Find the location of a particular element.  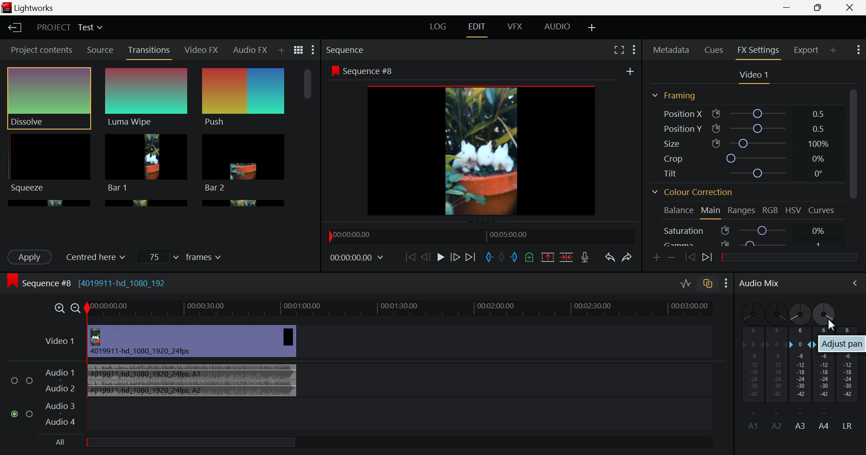

Video Settings is located at coordinates (754, 77).